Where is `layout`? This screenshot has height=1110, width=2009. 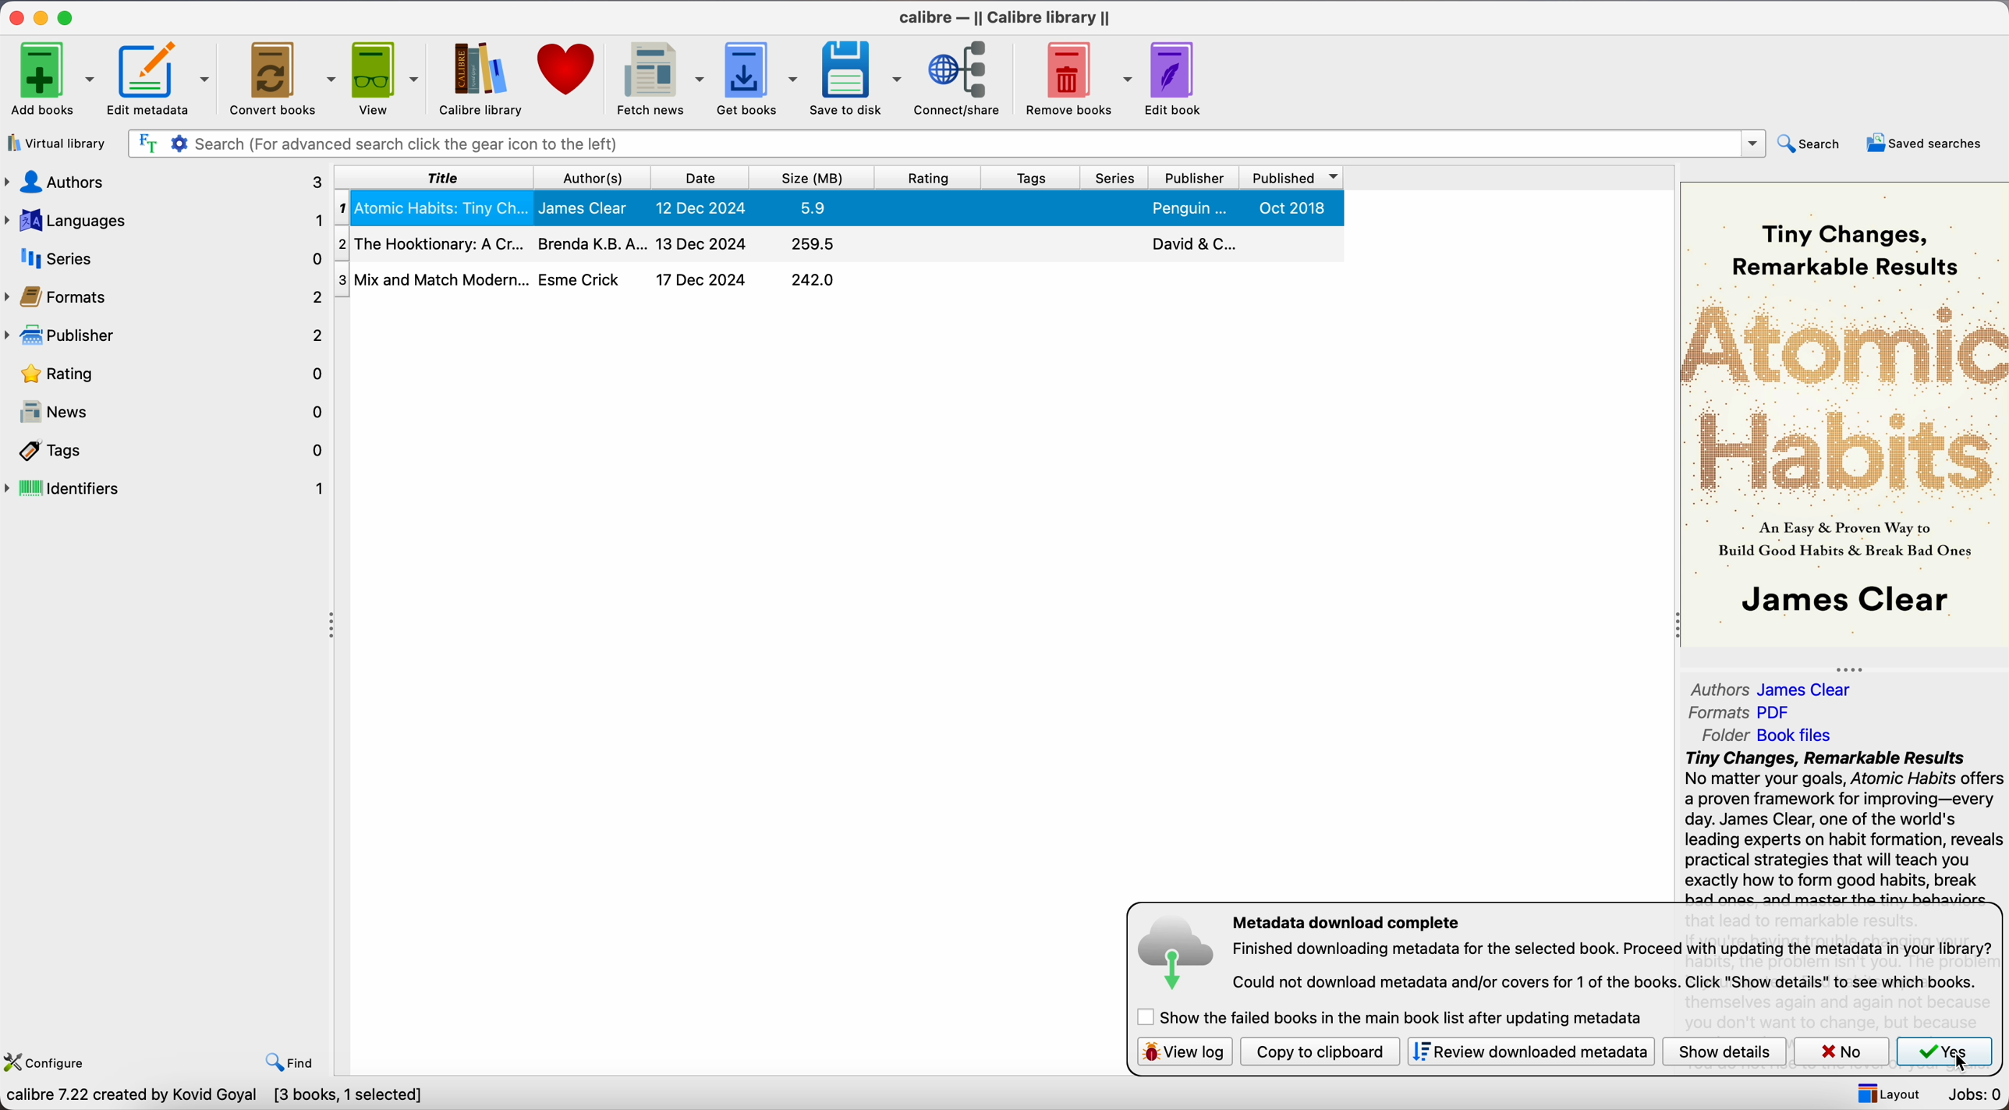
layout is located at coordinates (1887, 1094).